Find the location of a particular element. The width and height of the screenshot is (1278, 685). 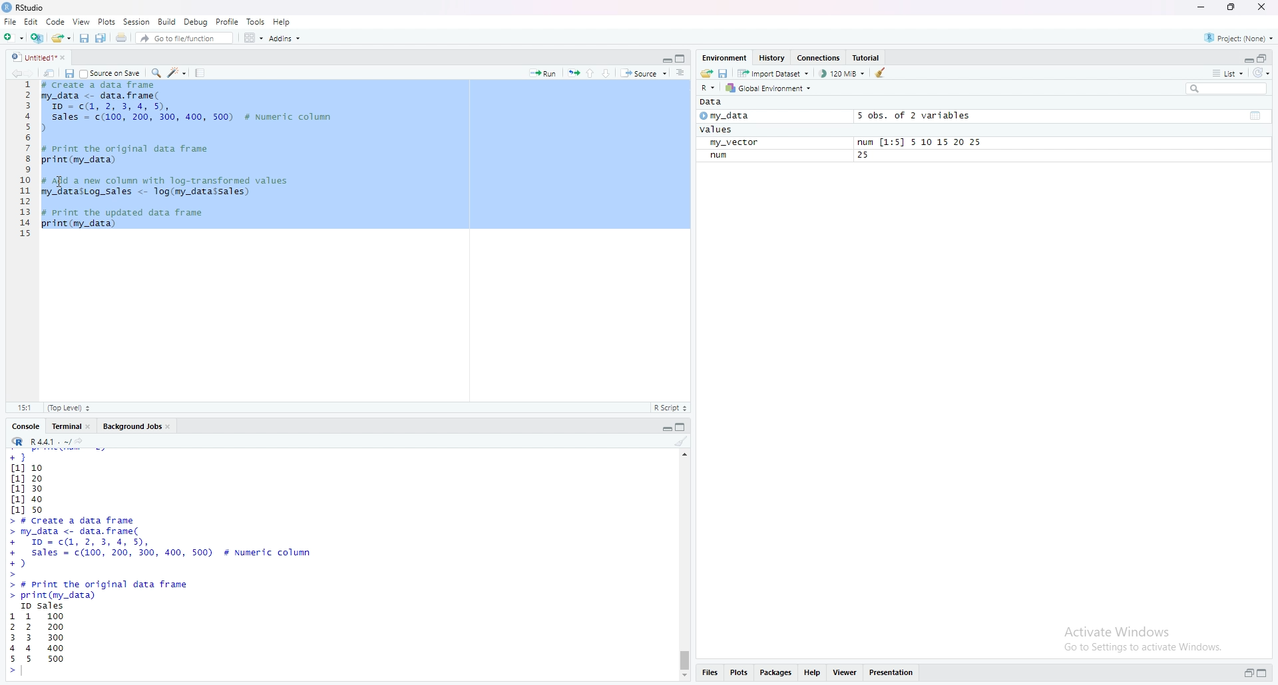

plots is located at coordinates (740, 675).